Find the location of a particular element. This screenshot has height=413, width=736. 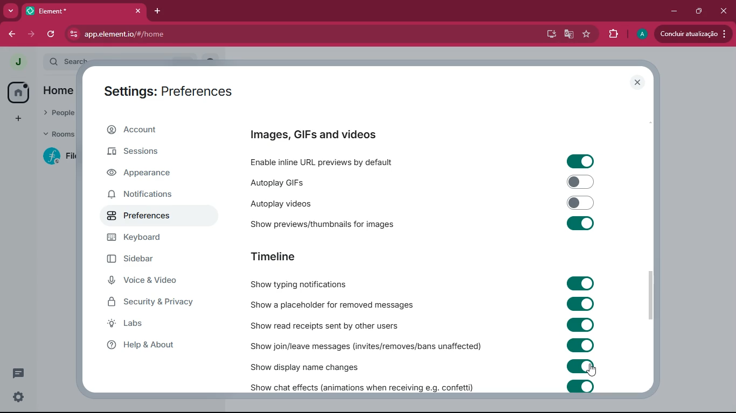

extensions is located at coordinates (611, 34).